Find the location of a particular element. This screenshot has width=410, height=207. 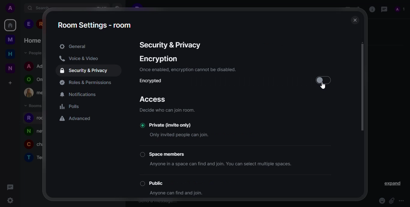

selected is located at coordinates (140, 125).